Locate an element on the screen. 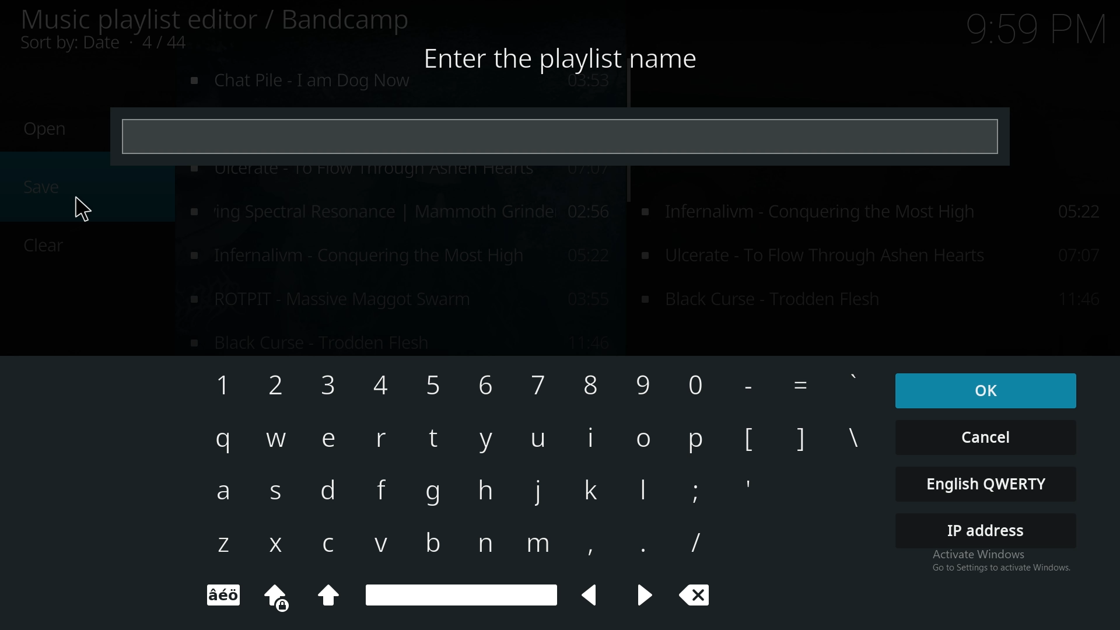 The image size is (1120, 630). keyboard input is located at coordinates (800, 386).